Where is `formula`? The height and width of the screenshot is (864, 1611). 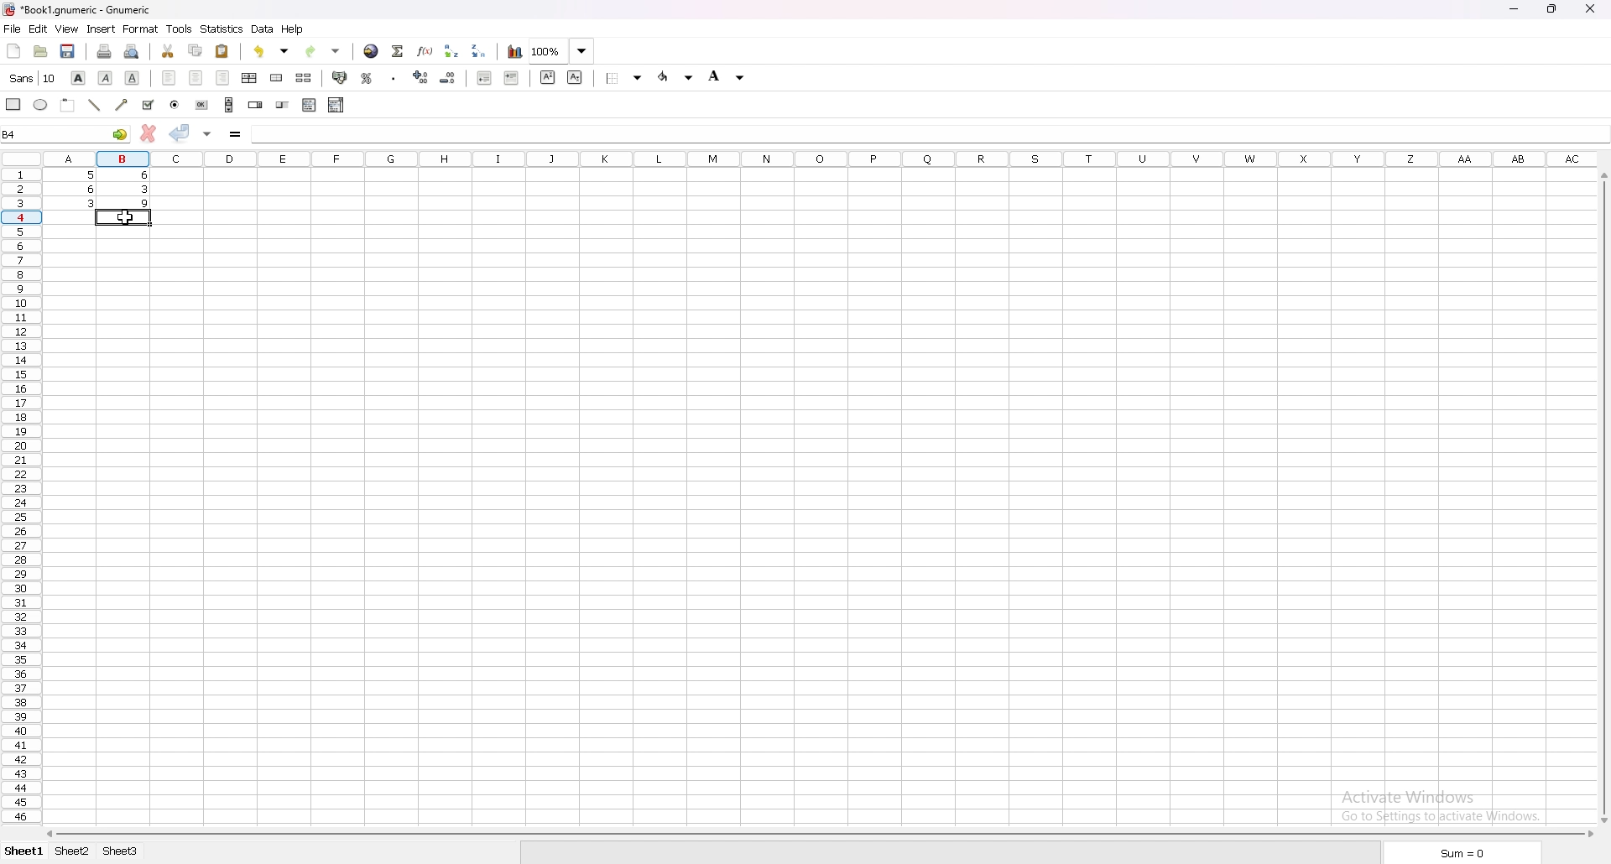
formula is located at coordinates (236, 135).